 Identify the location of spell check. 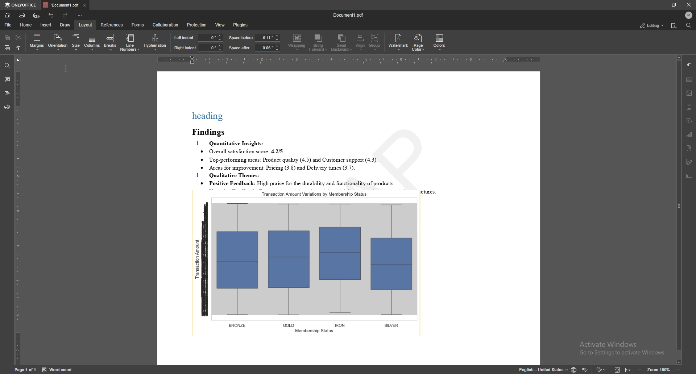
(585, 369).